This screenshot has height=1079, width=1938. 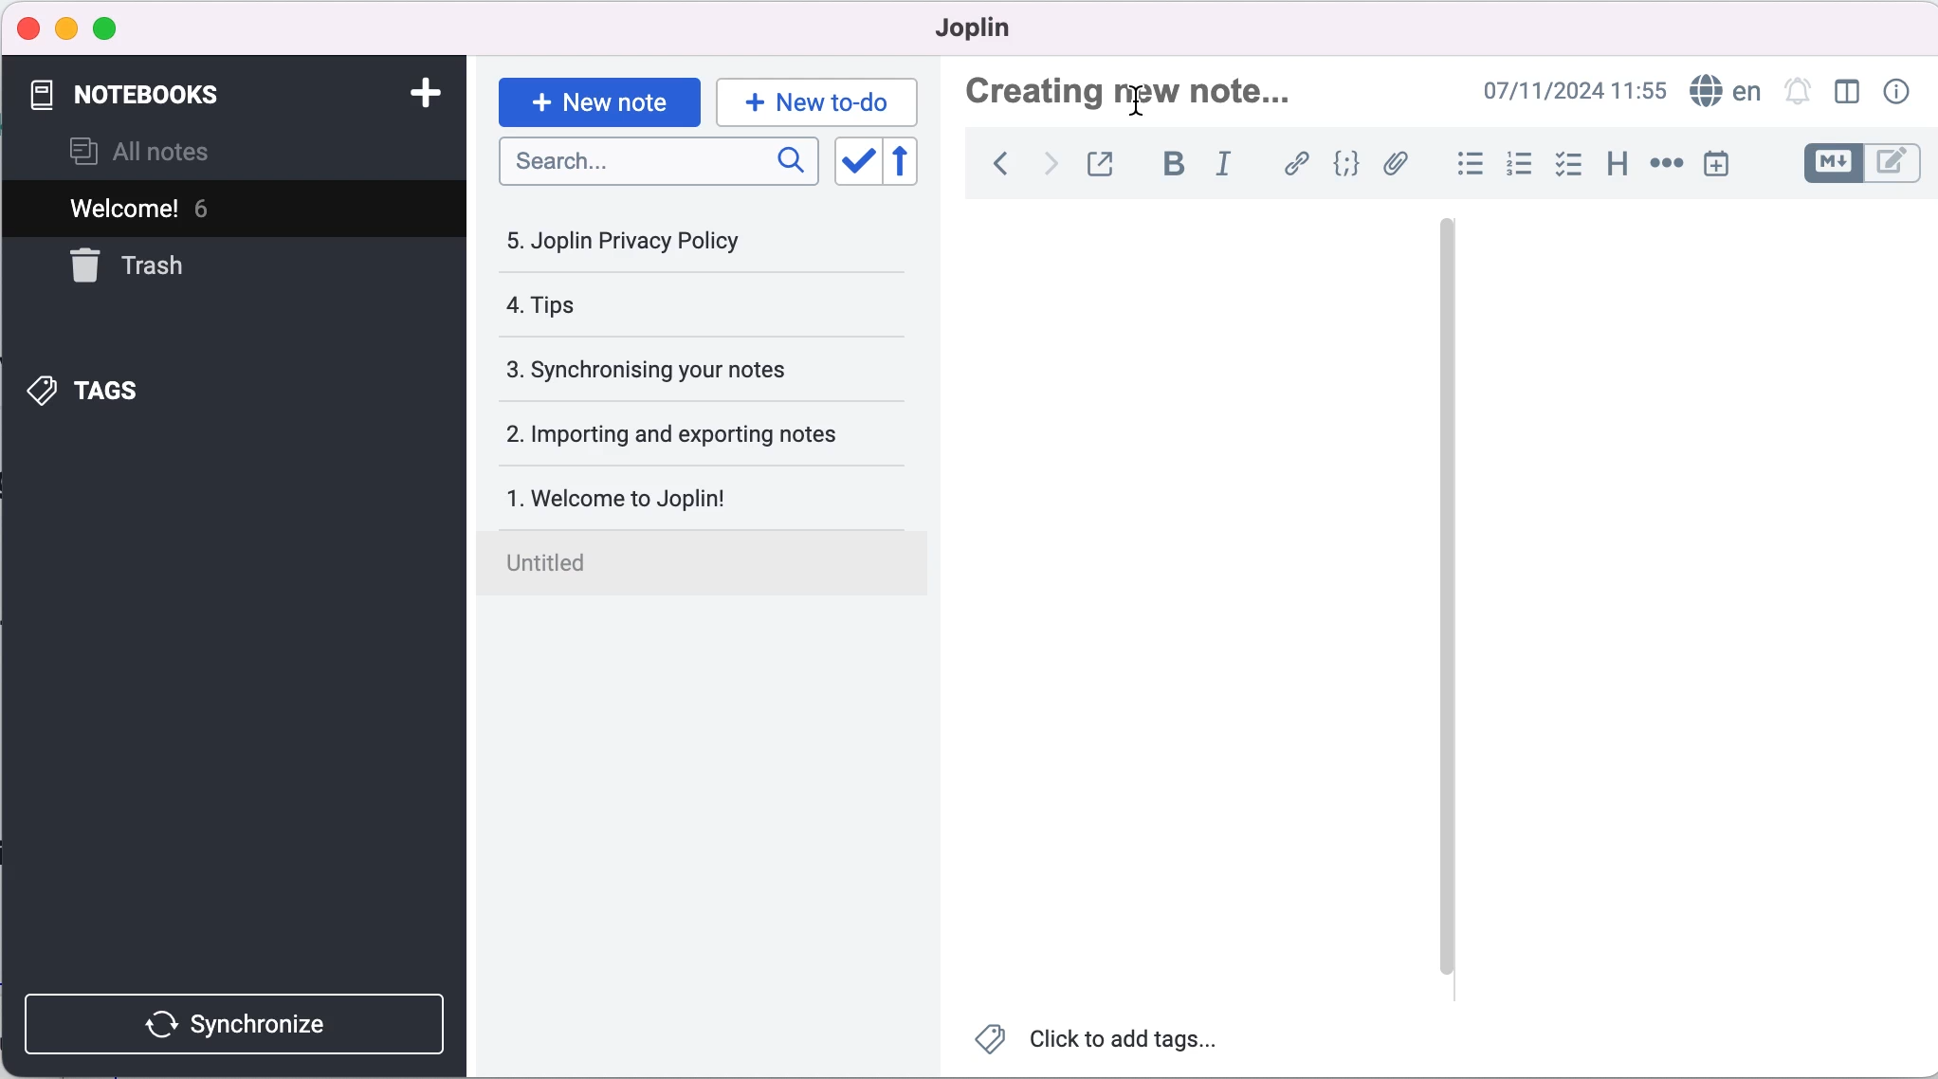 What do you see at coordinates (27, 27) in the screenshot?
I see `close` at bounding box center [27, 27].